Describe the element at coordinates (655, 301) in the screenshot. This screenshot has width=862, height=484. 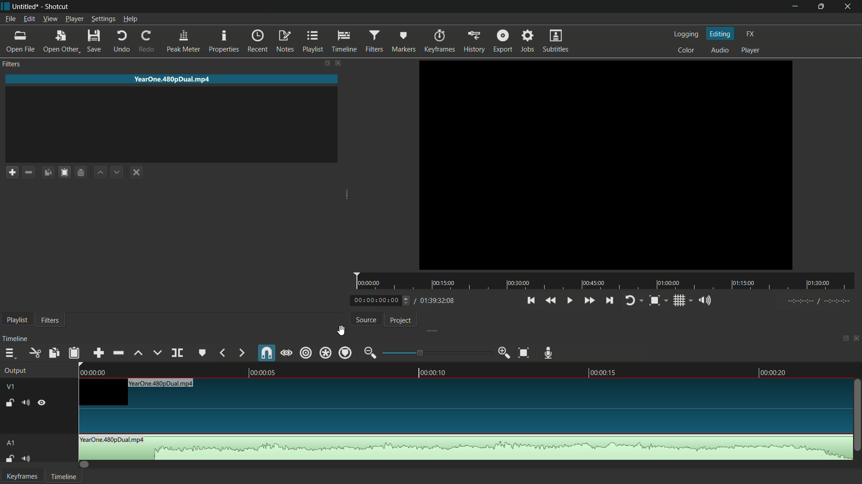
I see `toggle zoom` at that location.